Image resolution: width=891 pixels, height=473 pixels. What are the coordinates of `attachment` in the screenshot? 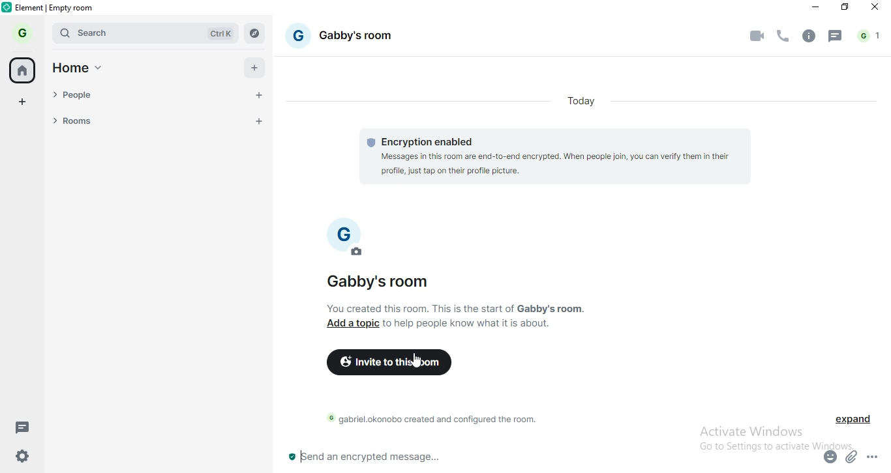 It's located at (853, 458).